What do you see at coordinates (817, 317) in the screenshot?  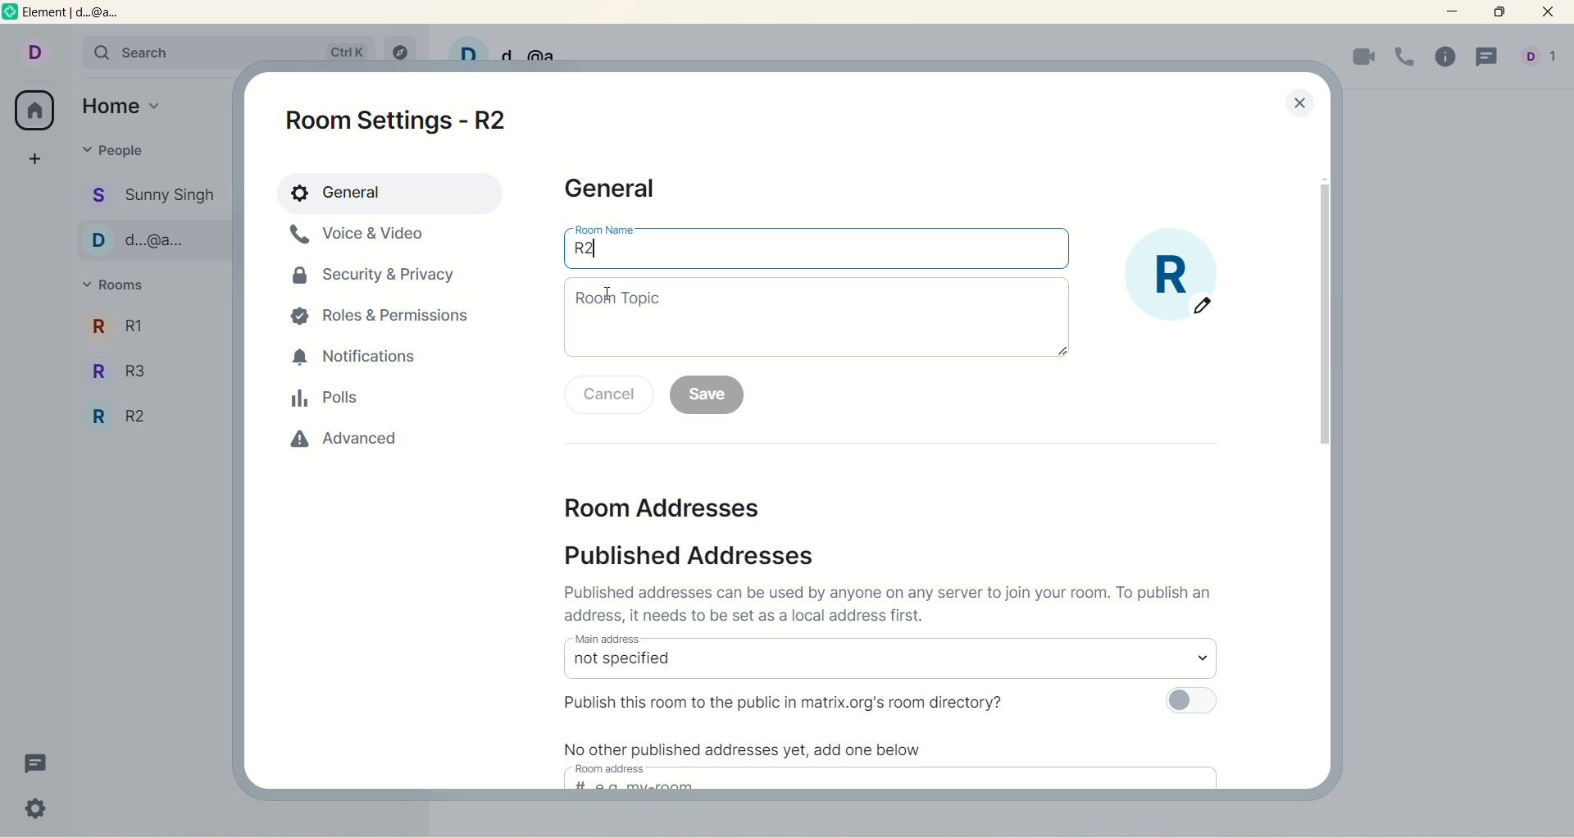 I see `room topic` at bounding box center [817, 317].